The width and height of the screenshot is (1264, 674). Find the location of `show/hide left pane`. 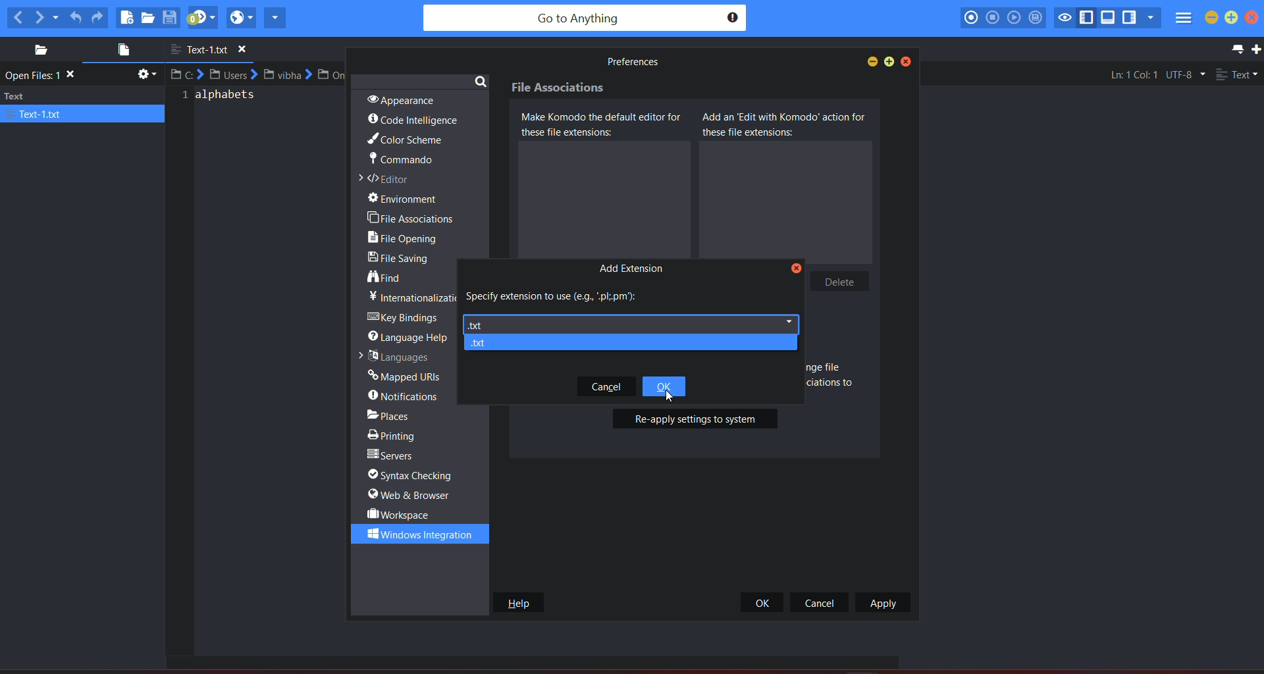

show/hide left pane is located at coordinates (1089, 18).